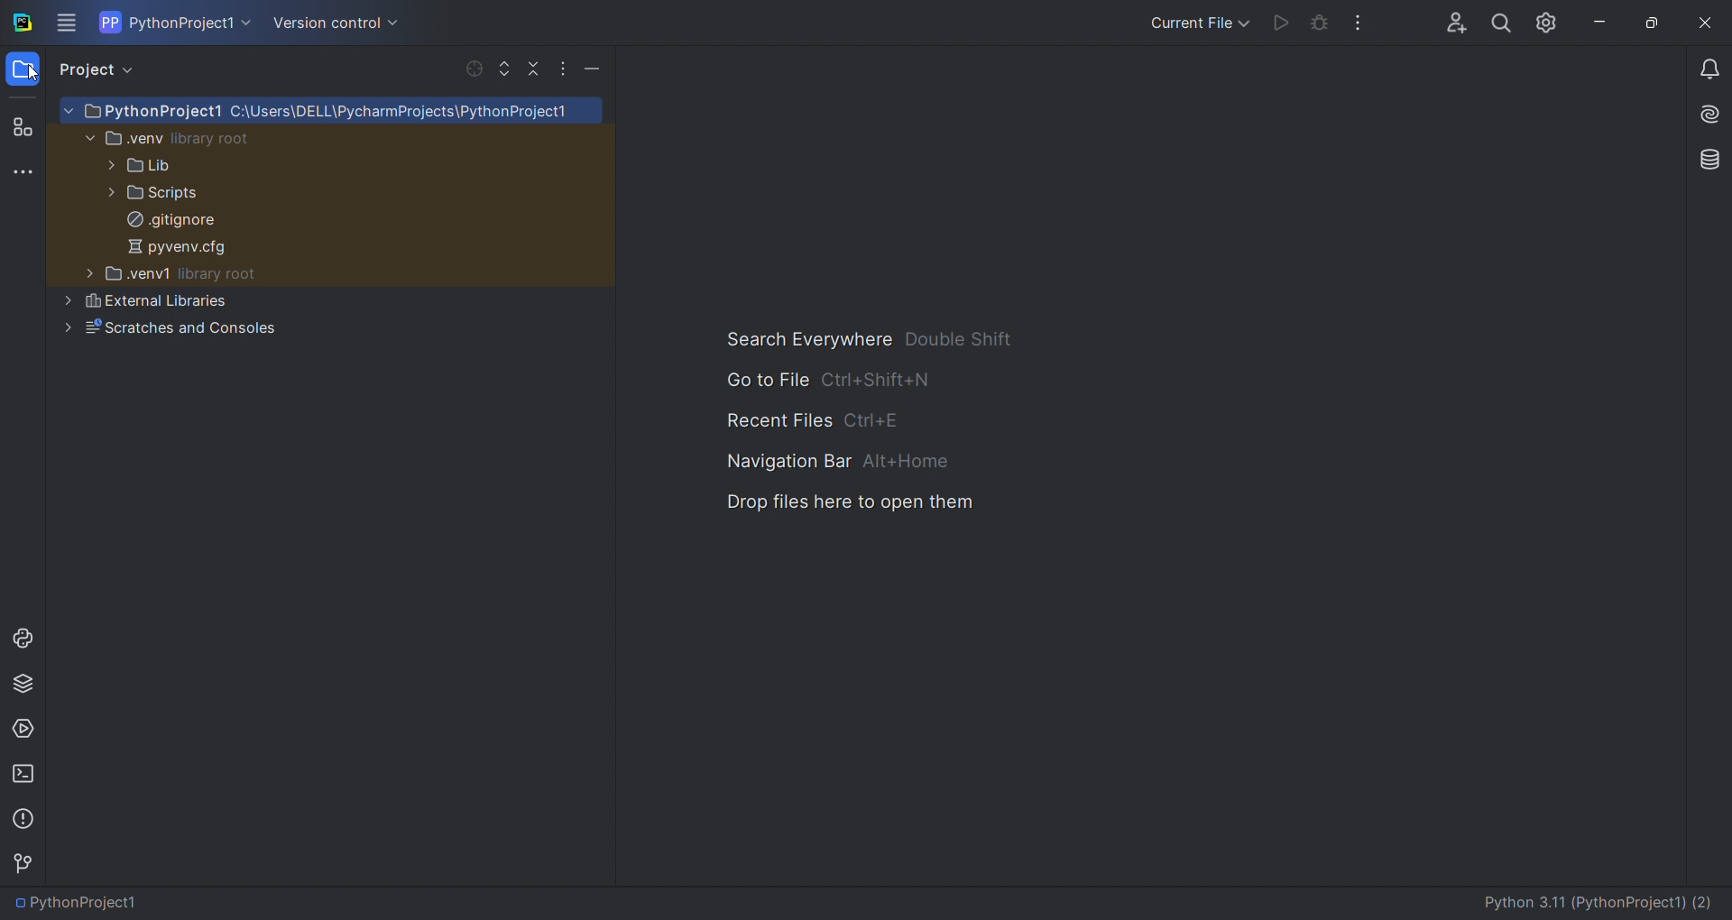 The height and width of the screenshot is (920, 1732). I want to click on minimize, so click(1597, 18).